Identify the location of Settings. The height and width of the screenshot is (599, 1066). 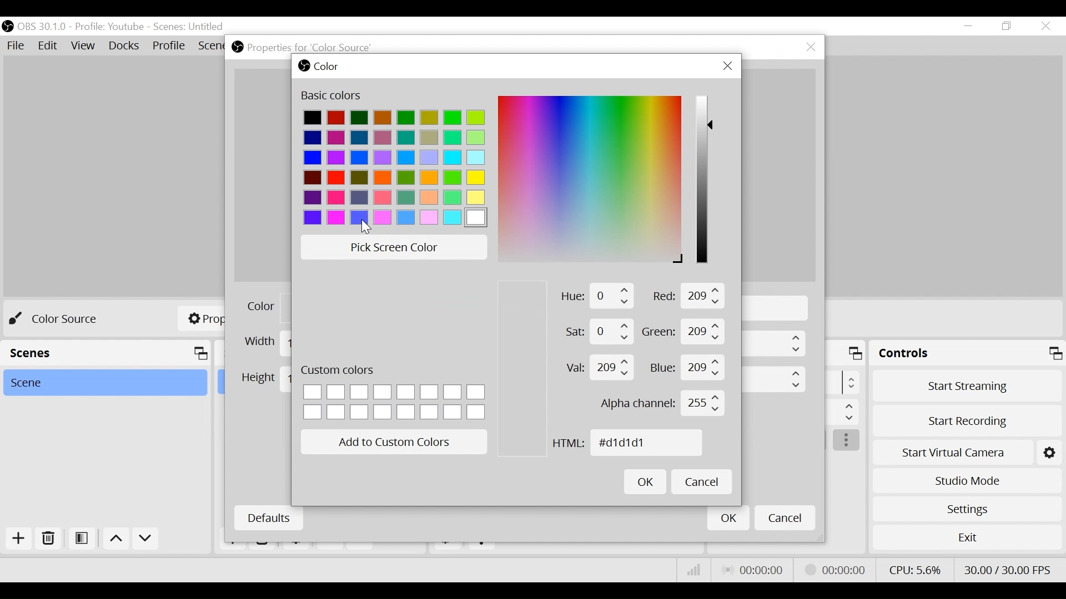
(968, 509).